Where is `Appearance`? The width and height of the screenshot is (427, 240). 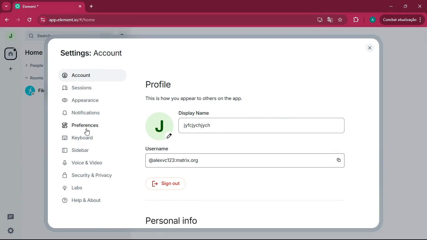
Appearance is located at coordinates (83, 102).